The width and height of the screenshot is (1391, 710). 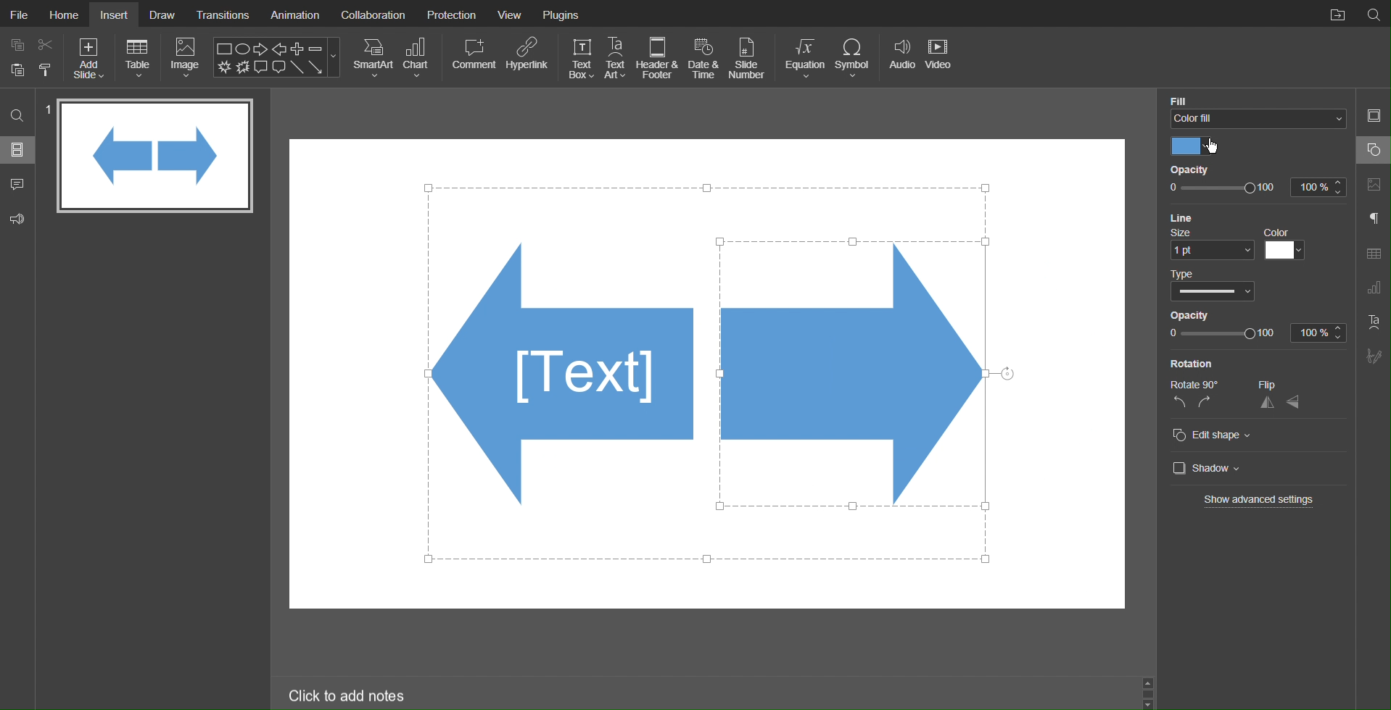 I want to click on Open File Location, so click(x=1334, y=12).